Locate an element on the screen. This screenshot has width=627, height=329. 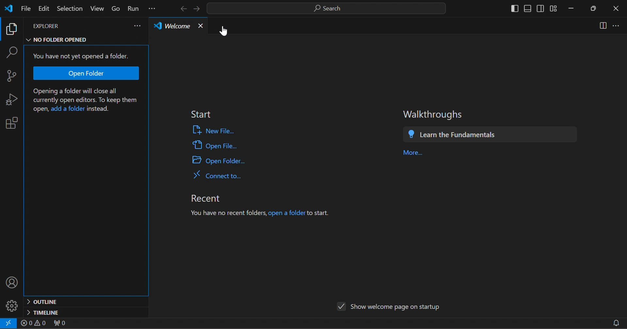
Learn the Fundamentals is located at coordinates (461, 135).